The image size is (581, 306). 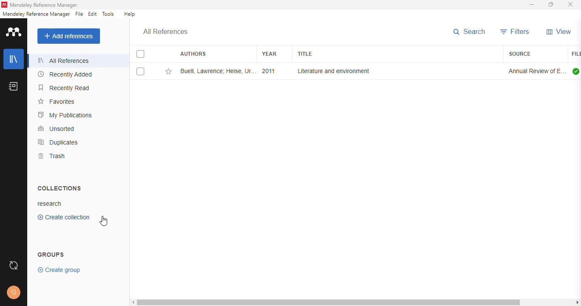 What do you see at coordinates (51, 255) in the screenshot?
I see `groups` at bounding box center [51, 255].